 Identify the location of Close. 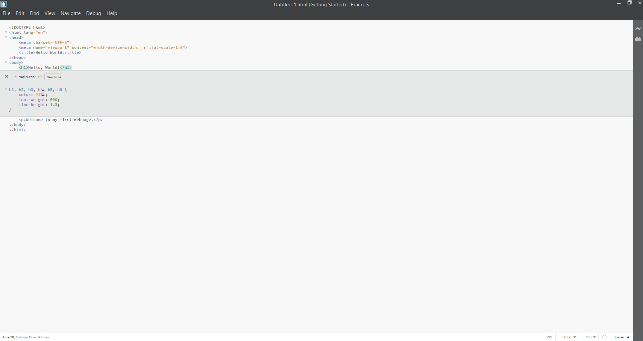
(6, 76).